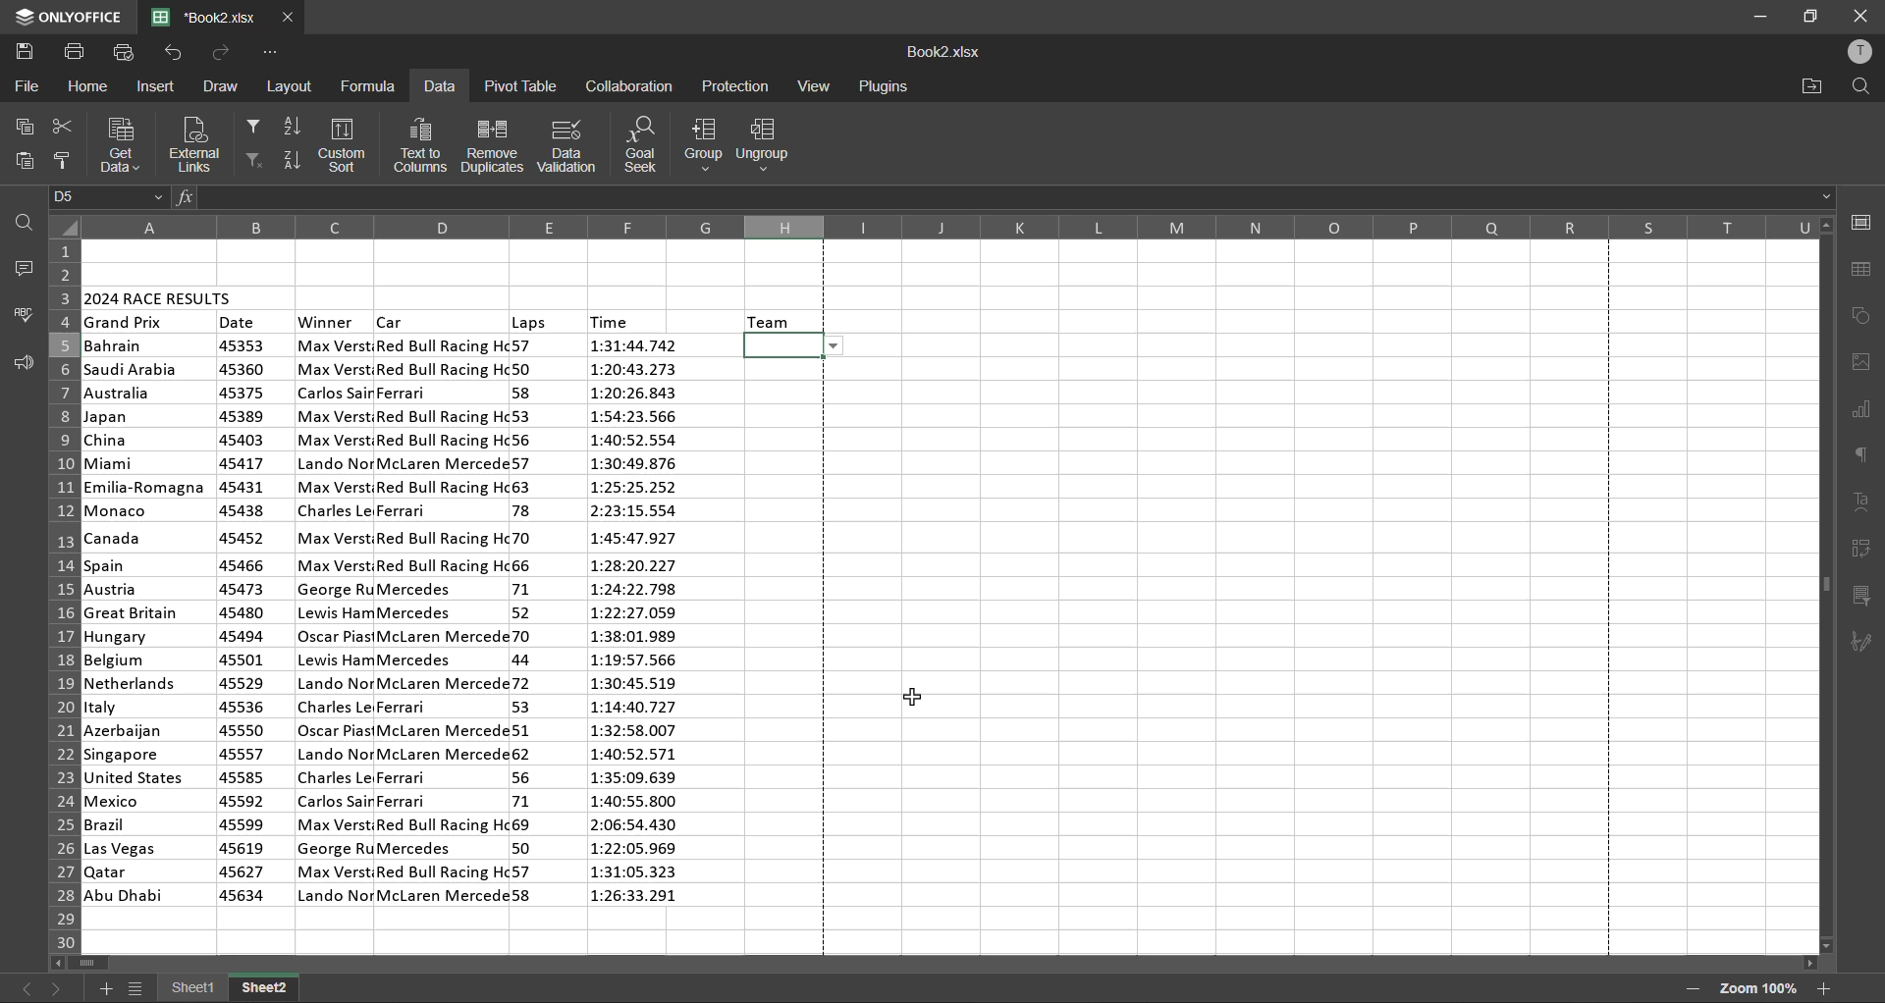 Image resolution: width=1885 pixels, height=1003 pixels. I want to click on get data, so click(119, 144).